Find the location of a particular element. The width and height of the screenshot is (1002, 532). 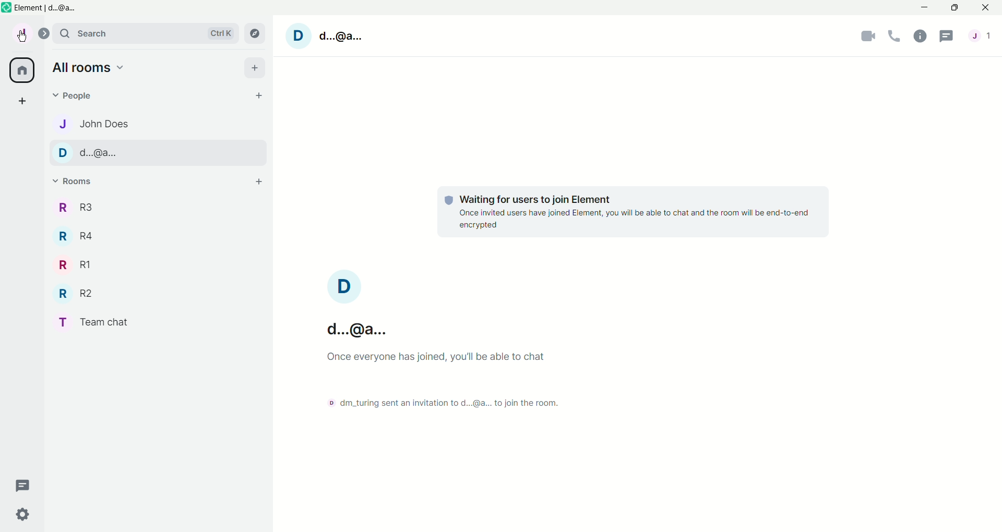

People is located at coordinates (984, 37).